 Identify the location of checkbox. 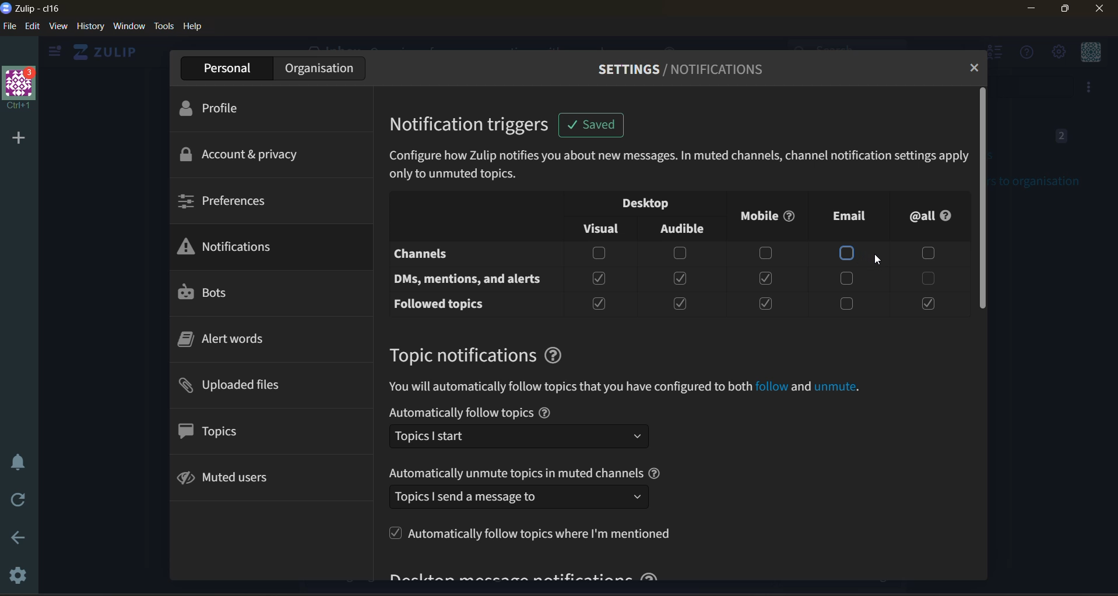
(681, 279).